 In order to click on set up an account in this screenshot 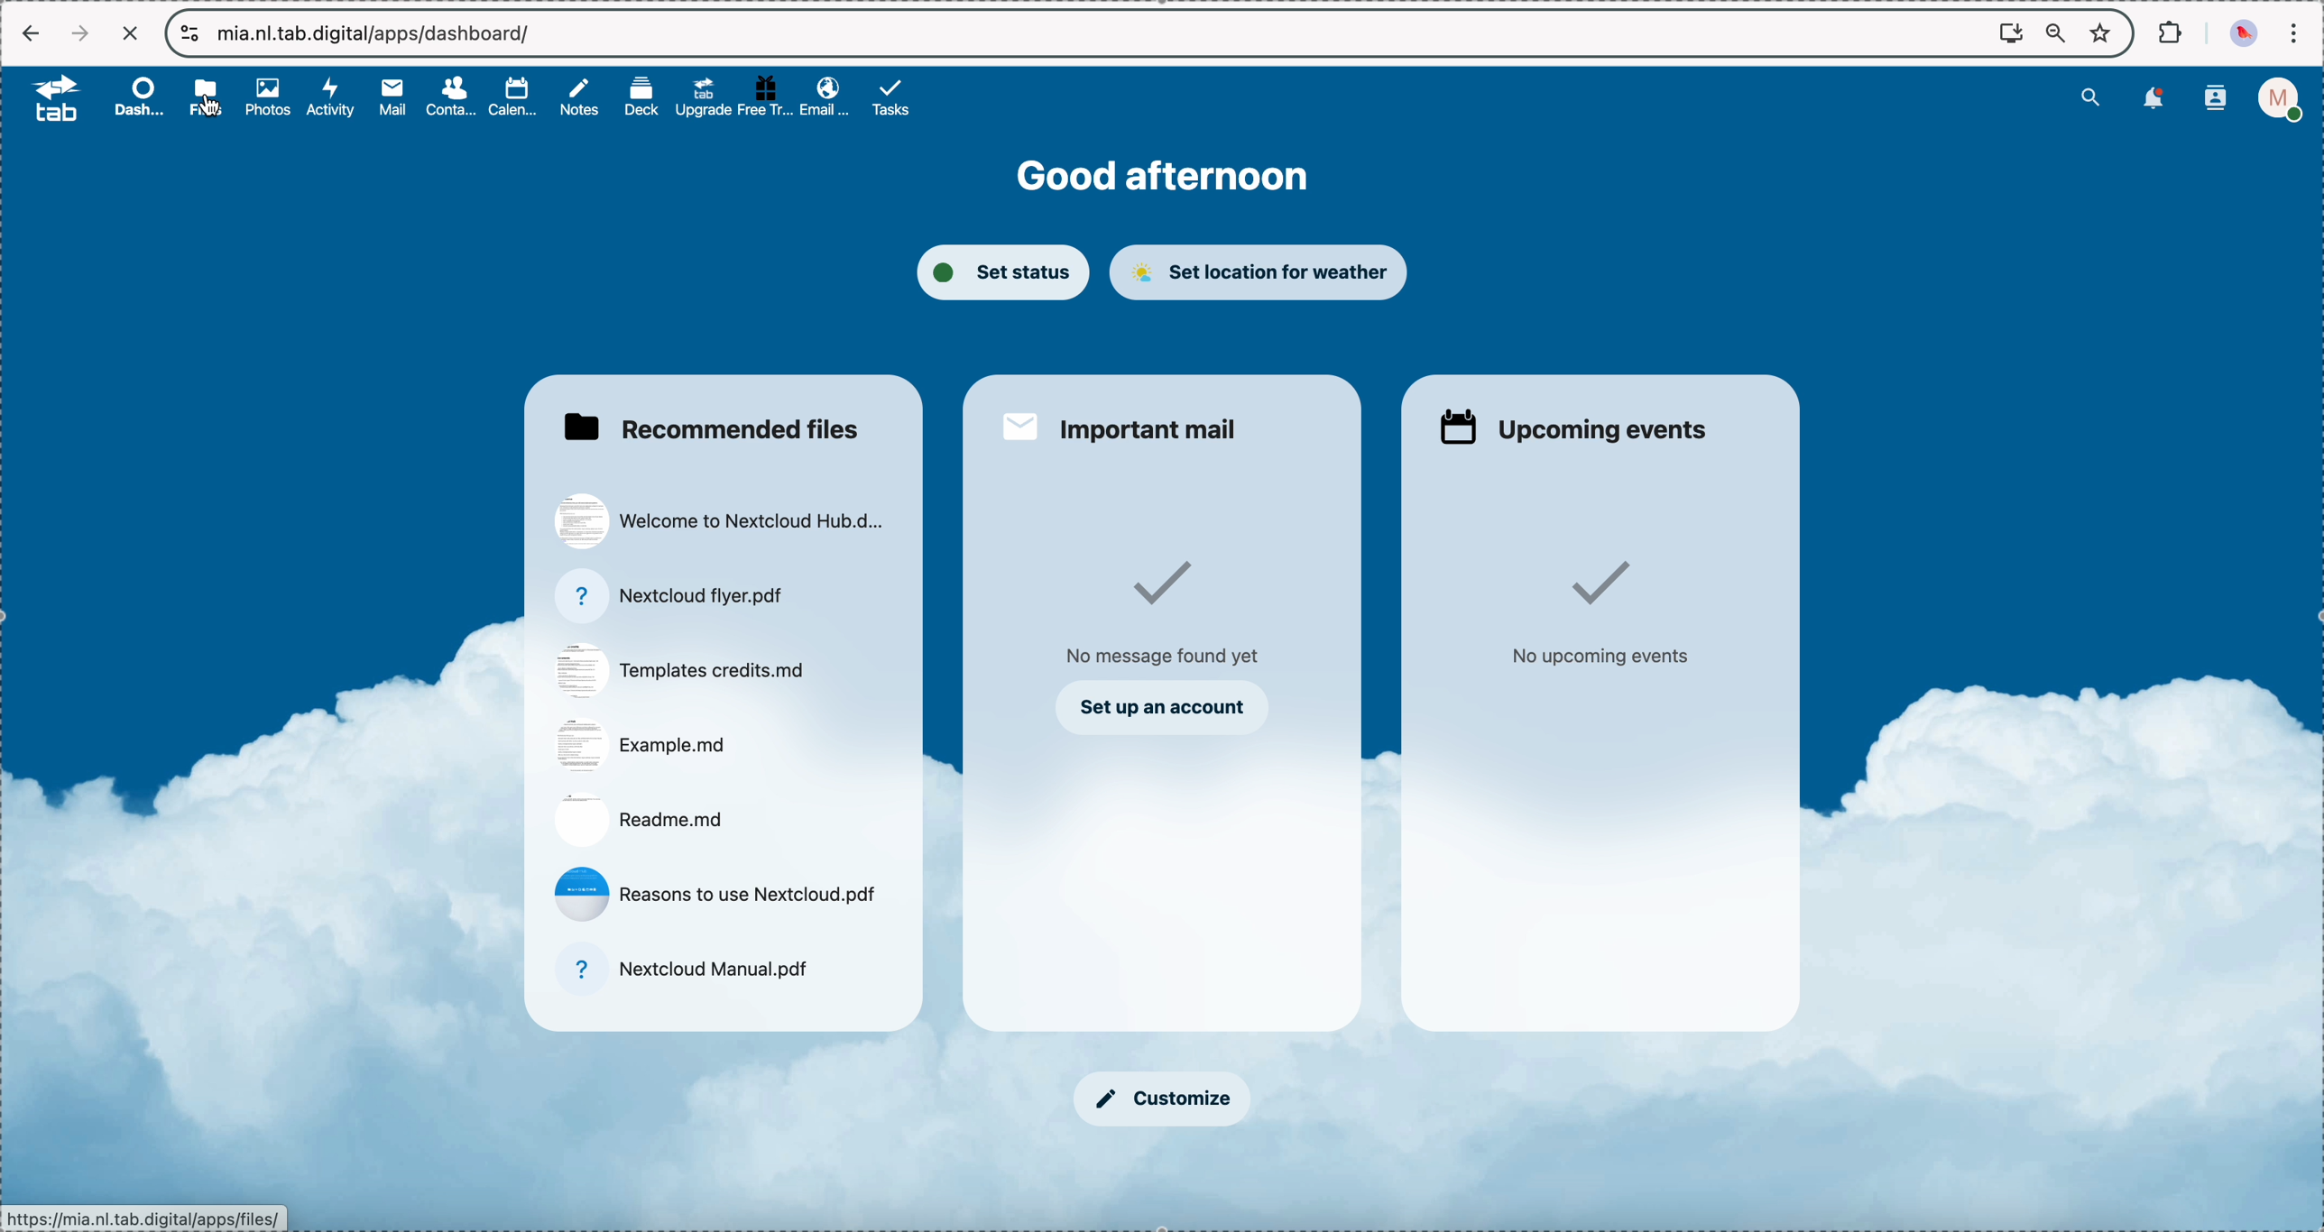, I will do `click(1163, 708)`.